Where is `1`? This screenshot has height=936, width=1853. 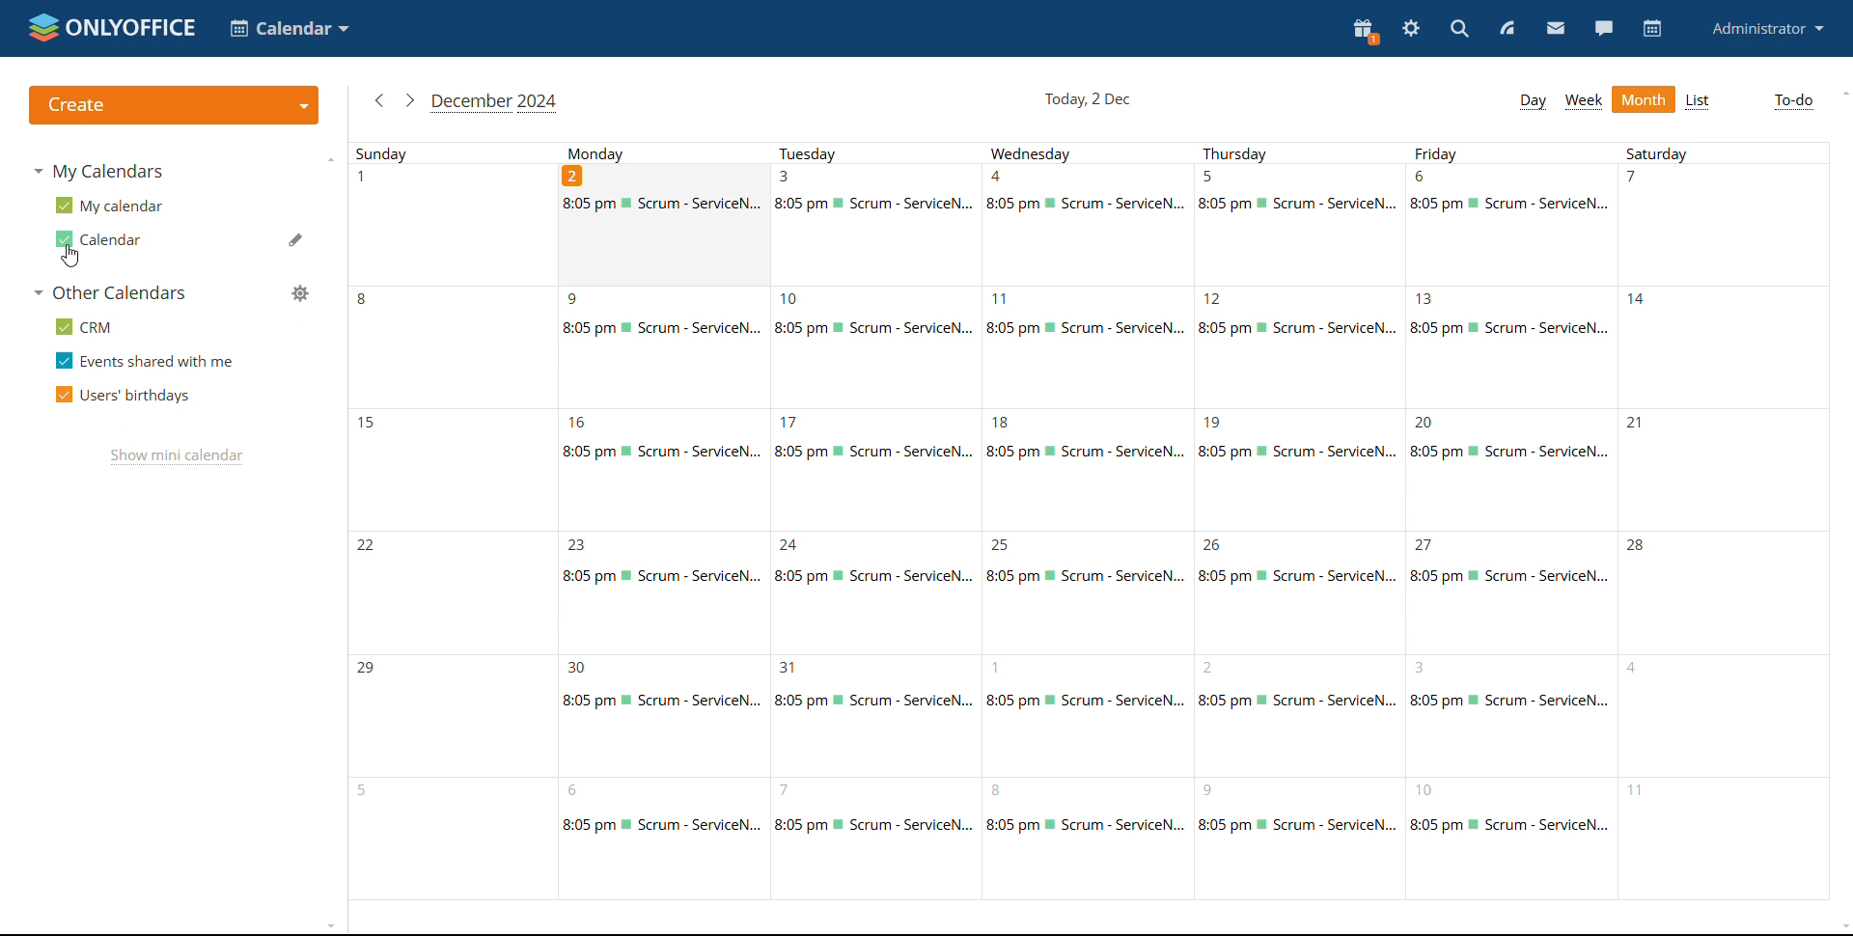 1 is located at coordinates (449, 223).